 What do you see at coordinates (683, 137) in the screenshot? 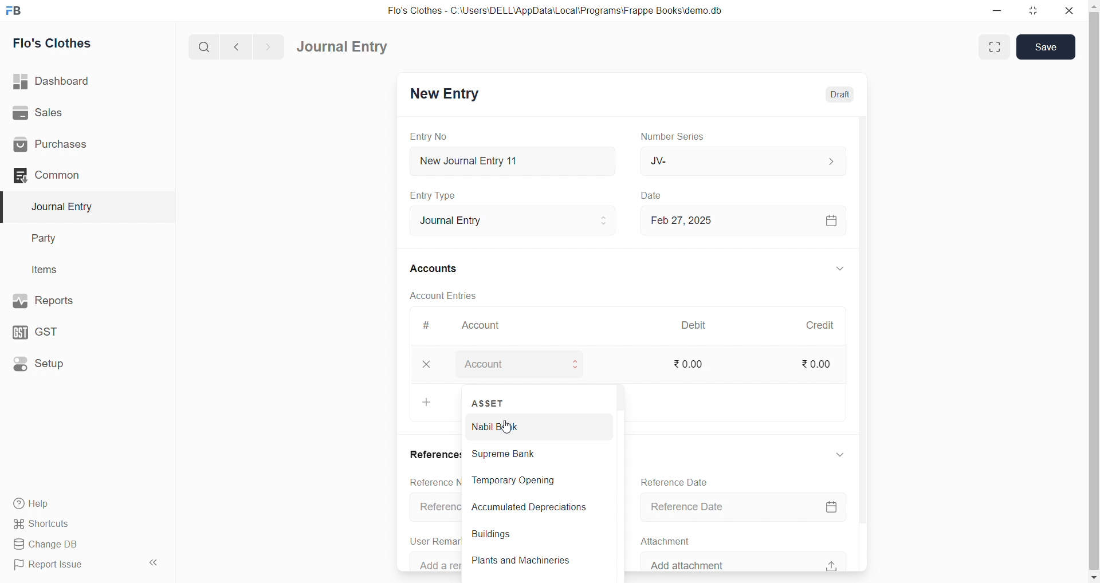
I see `Number Series` at bounding box center [683, 137].